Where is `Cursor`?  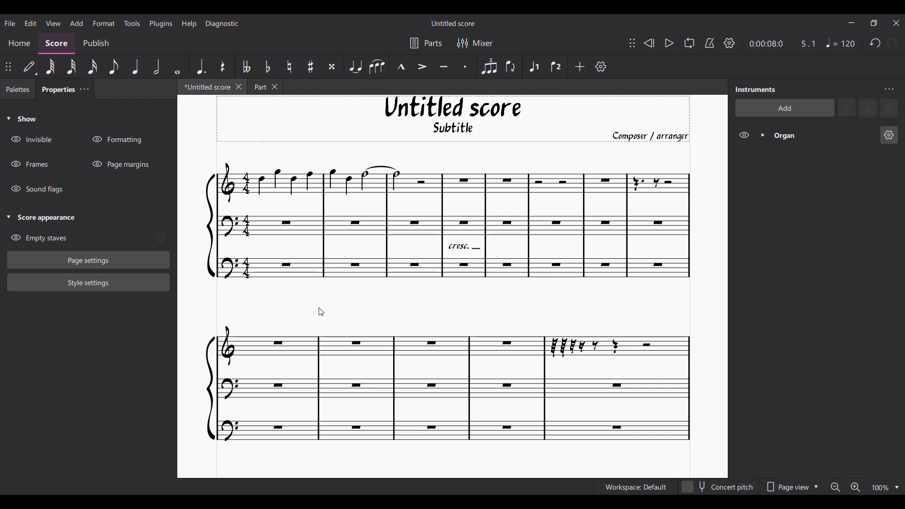
Cursor is located at coordinates (322, 312).